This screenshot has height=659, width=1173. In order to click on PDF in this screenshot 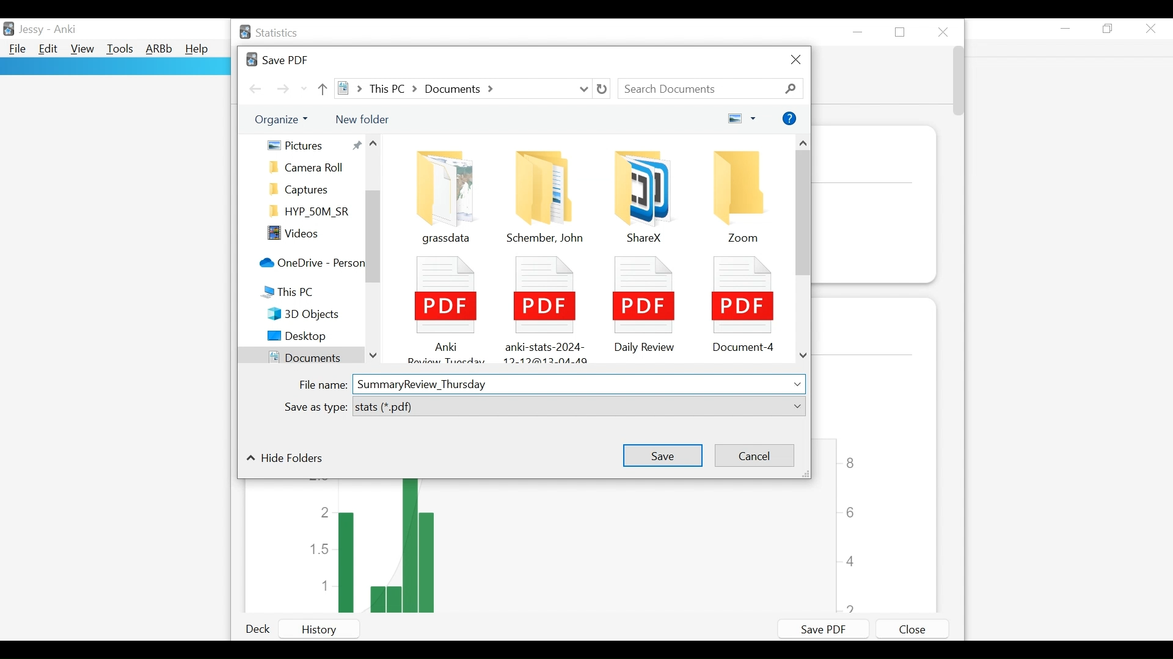, I will do `click(543, 306)`.